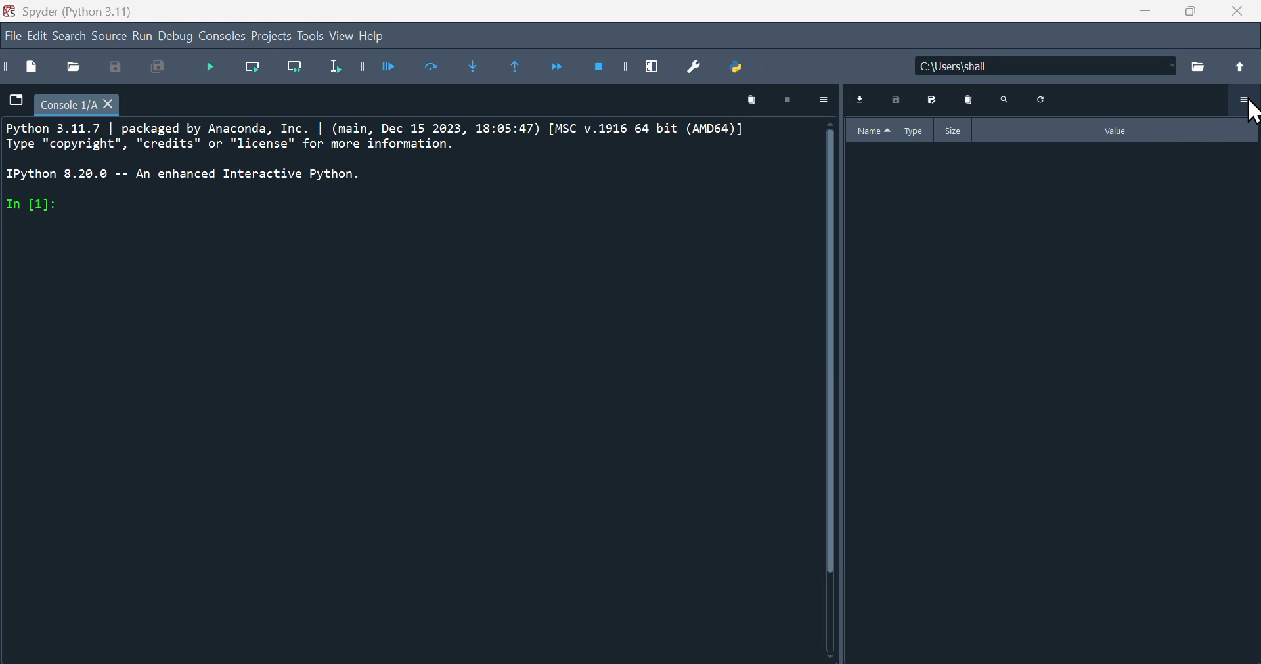 This screenshot has height=664, width=1261. I want to click on Debug, so click(179, 35).